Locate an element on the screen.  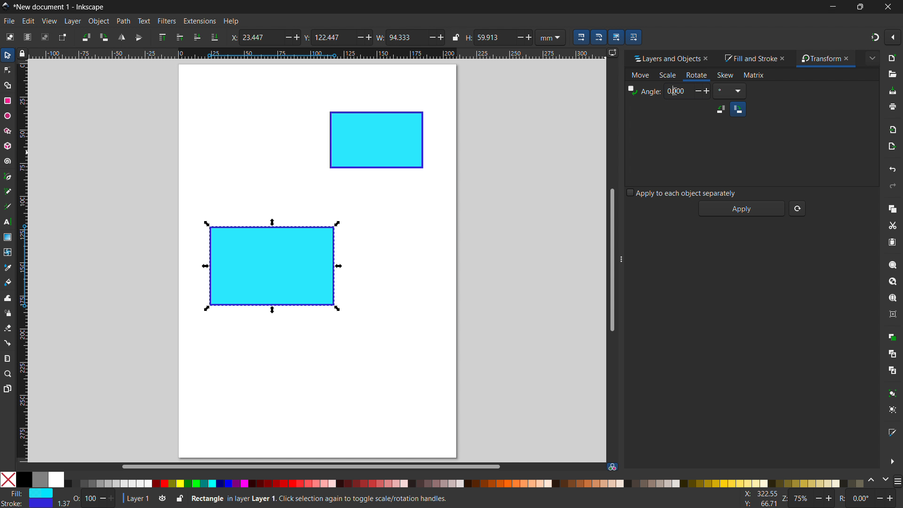
matrix is located at coordinates (754, 75).